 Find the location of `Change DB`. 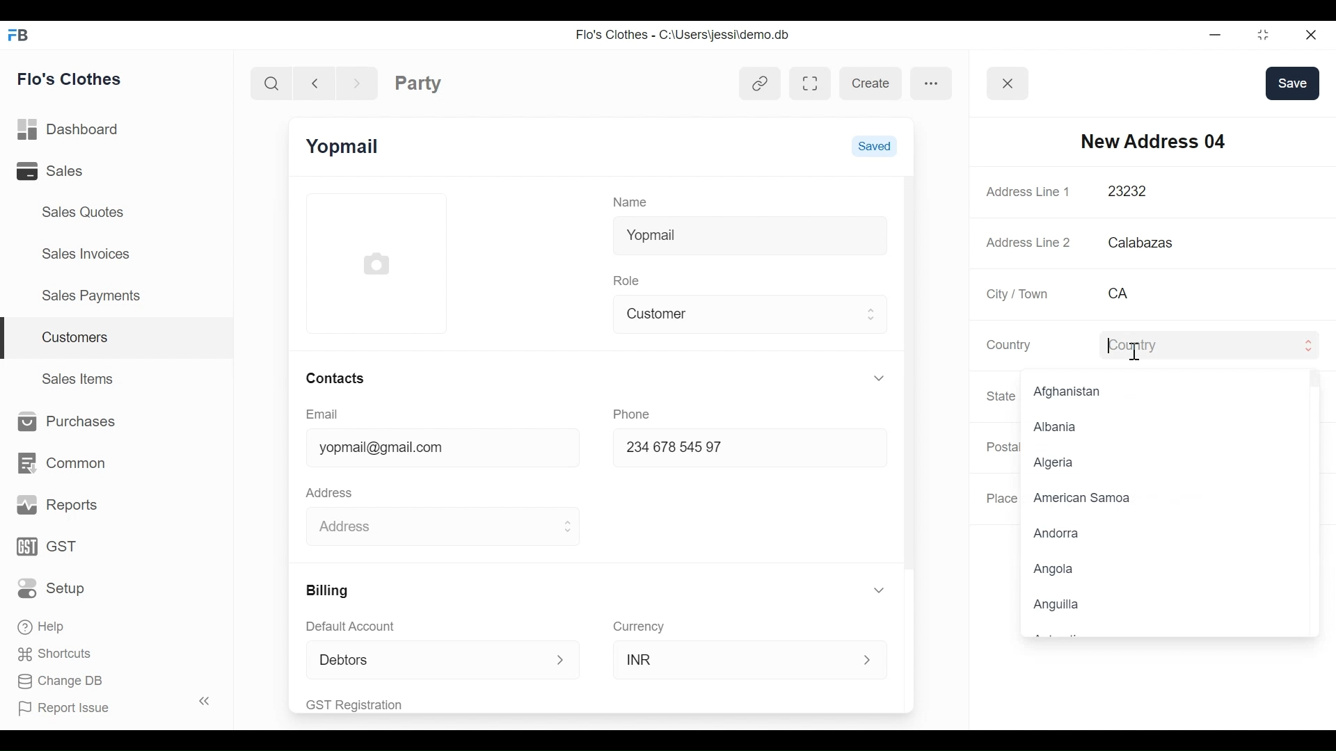

Change DB is located at coordinates (61, 683).